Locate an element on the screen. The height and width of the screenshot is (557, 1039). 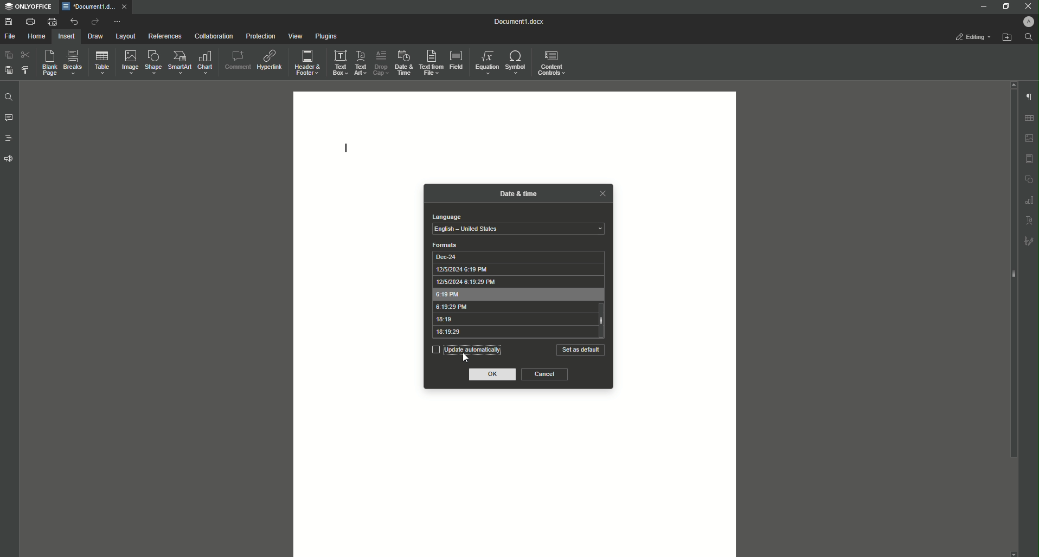
Text Art is located at coordinates (361, 61).